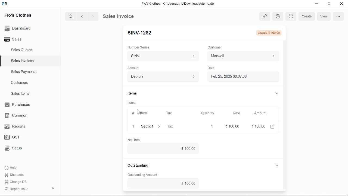 The image size is (348, 196). Describe the element at coordinates (164, 183) in the screenshot. I see `2100.00` at that location.